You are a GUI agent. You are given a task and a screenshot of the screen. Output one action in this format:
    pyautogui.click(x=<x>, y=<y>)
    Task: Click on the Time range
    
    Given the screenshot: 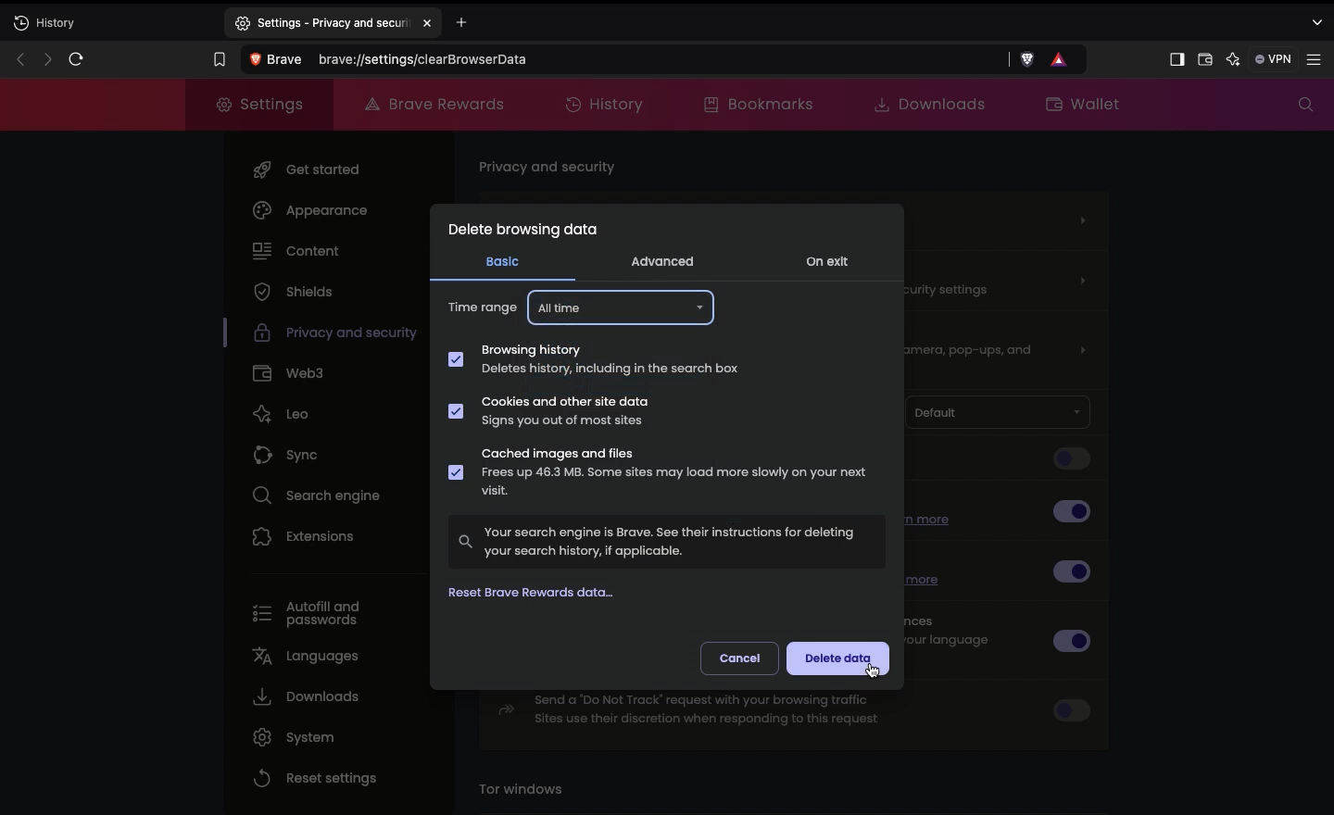 What is the action you would take?
    pyautogui.click(x=483, y=310)
    